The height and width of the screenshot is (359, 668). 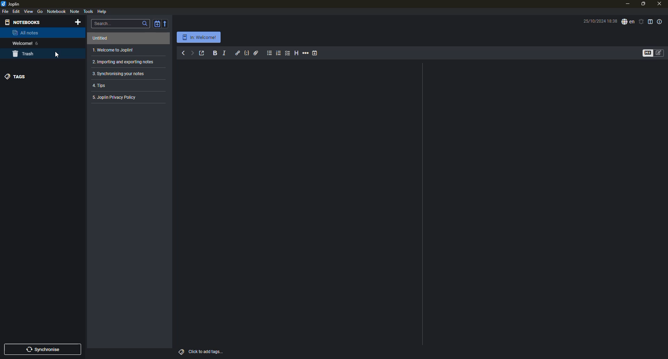 What do you see at coordinates (212, 351) in the screenshot?
I see `click to add tags` at bounding box center [212, 351].